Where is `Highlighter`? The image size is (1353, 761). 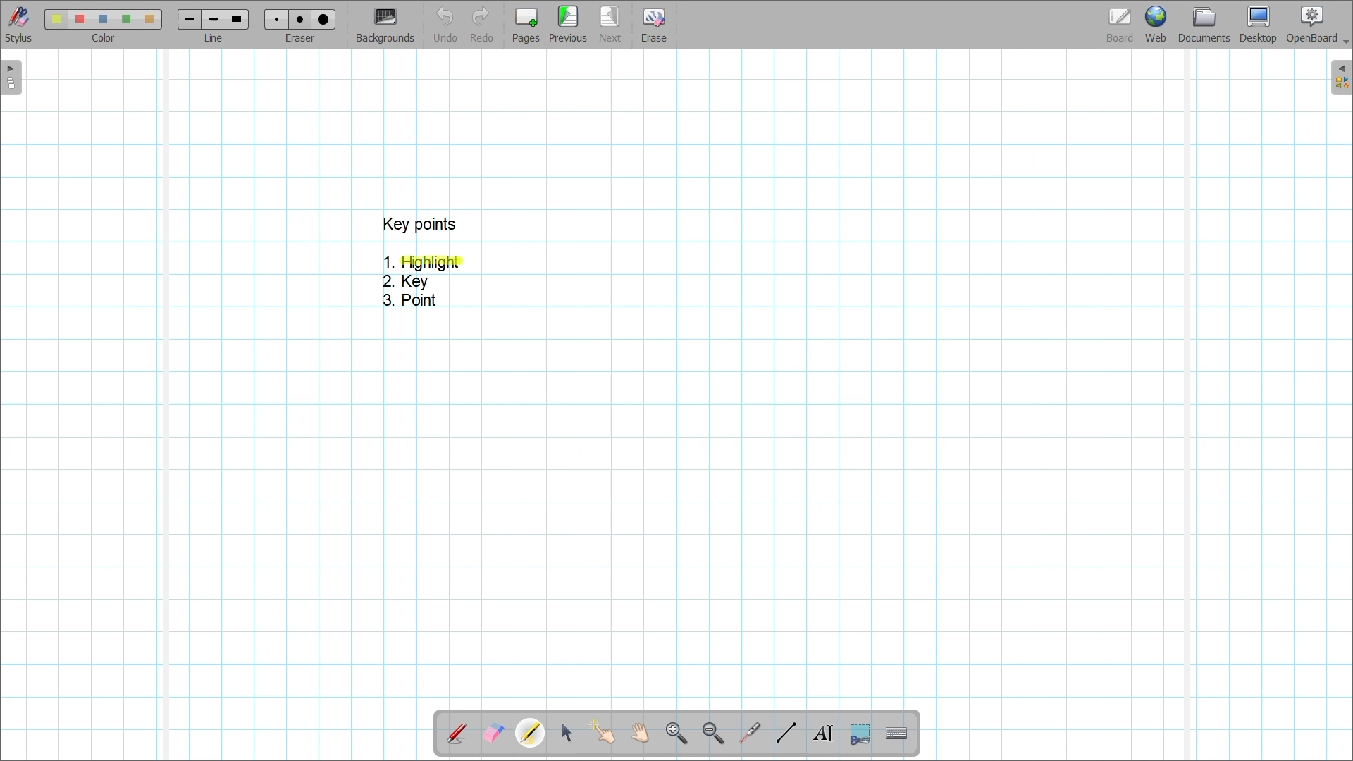
Highlighter is located at coordinates (530, 733).